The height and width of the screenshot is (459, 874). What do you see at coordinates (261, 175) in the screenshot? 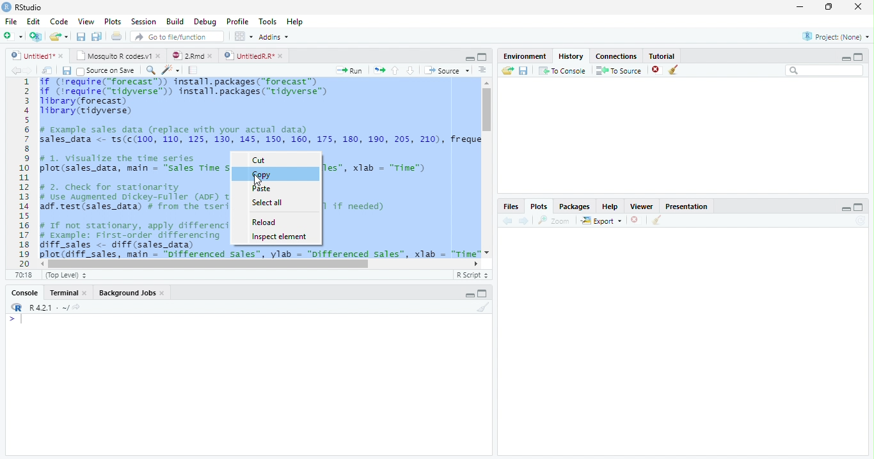
I see `Copy` at bounding box center [261, 175].